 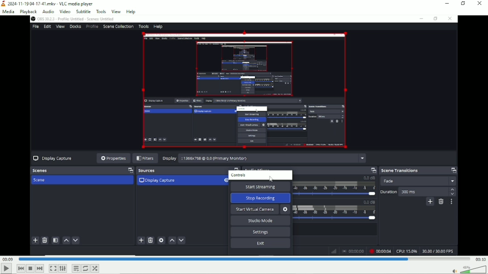 I want to click on view, so click(x=116, y=11).